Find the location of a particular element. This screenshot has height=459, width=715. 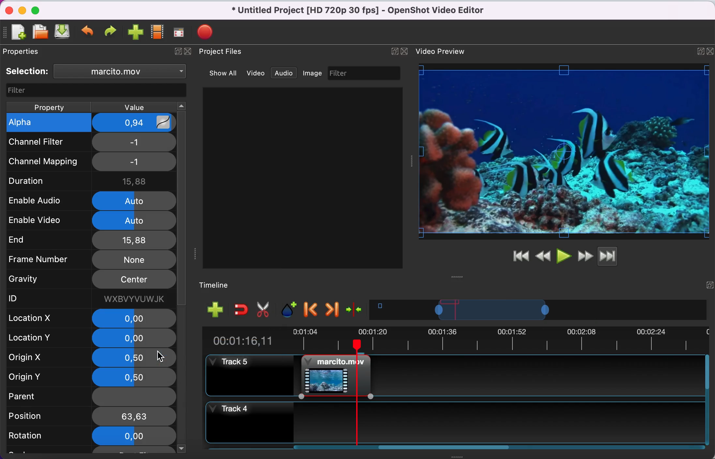

next marker is located at coordinates (332, 310).